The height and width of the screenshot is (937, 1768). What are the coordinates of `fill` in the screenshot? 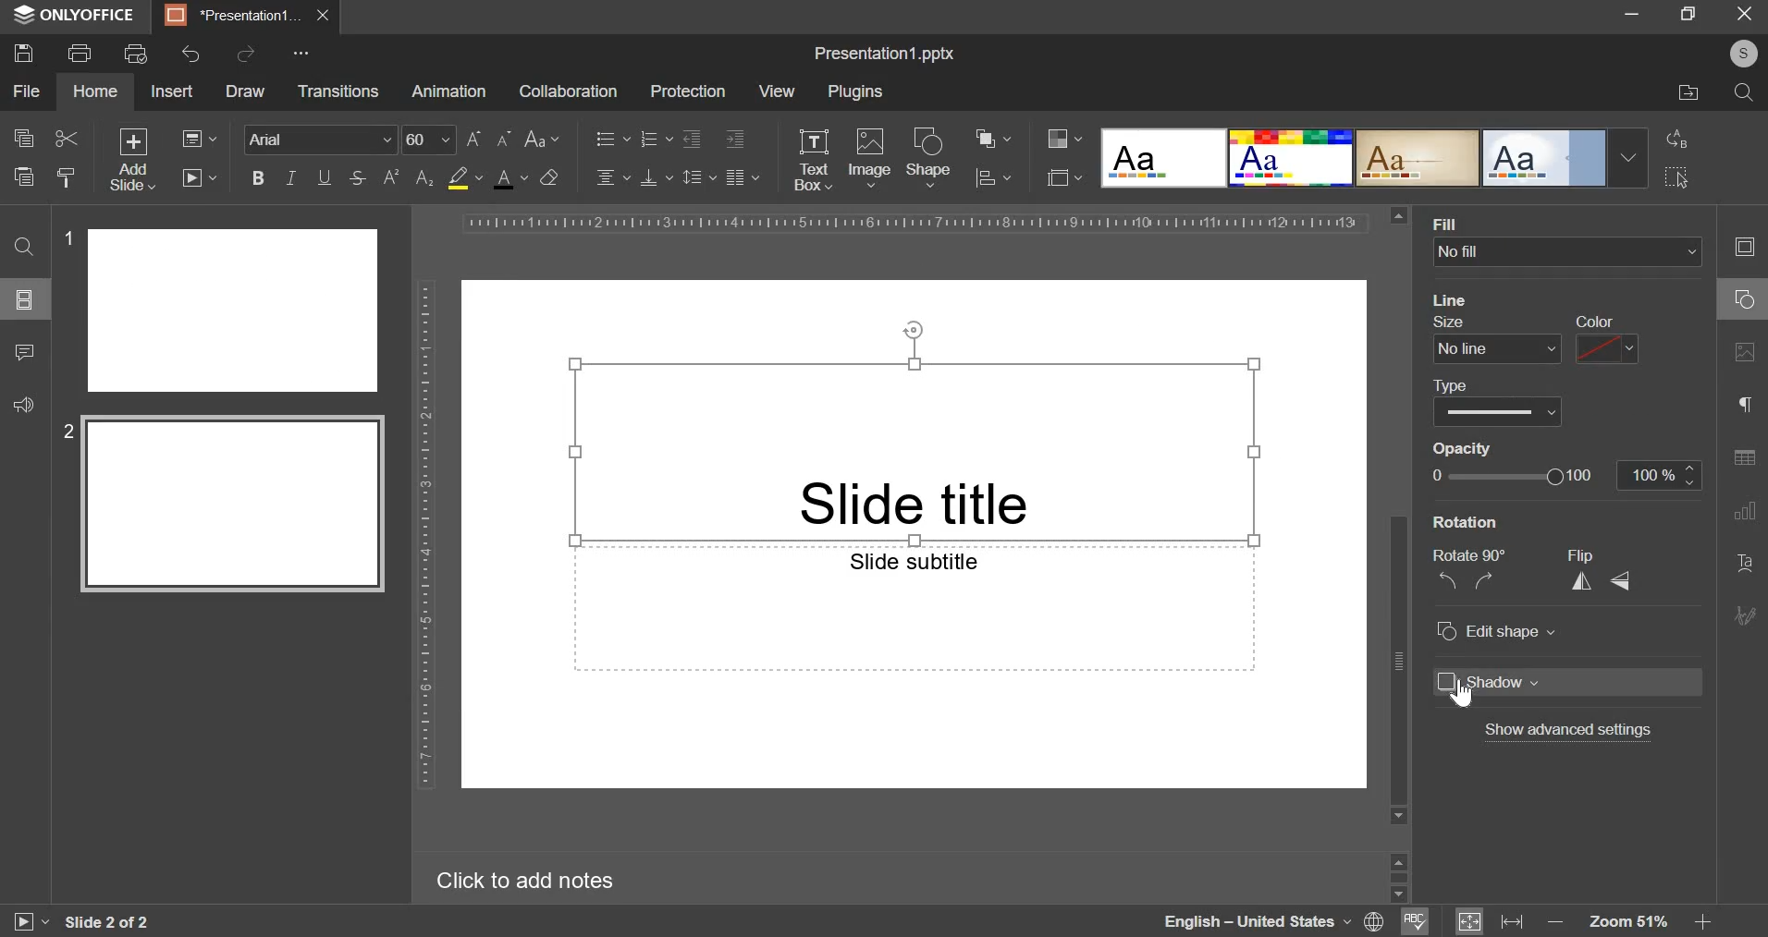 It's located at (1479, 222).